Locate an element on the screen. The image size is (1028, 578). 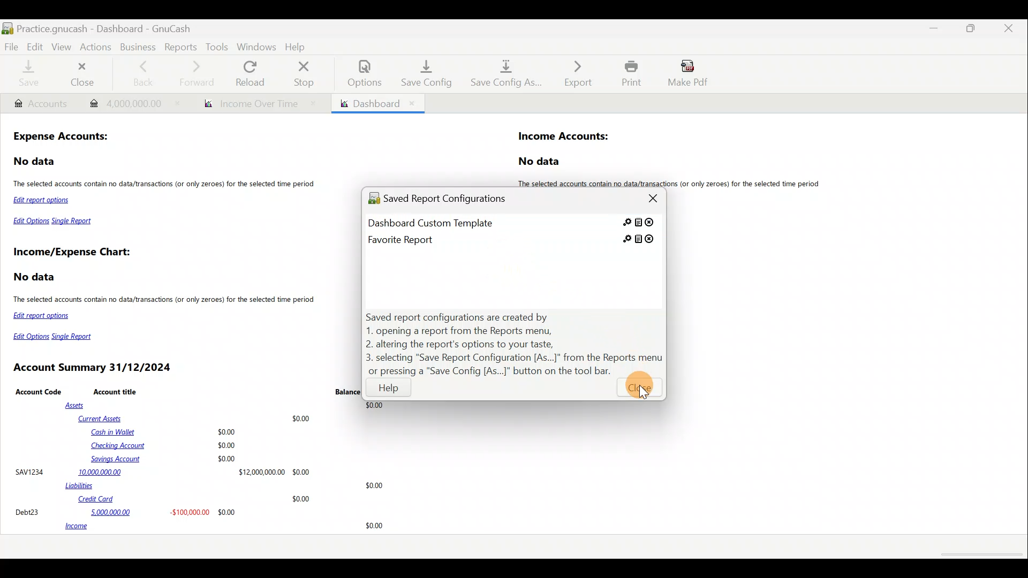
Stop is located at coordinates (307, 73).